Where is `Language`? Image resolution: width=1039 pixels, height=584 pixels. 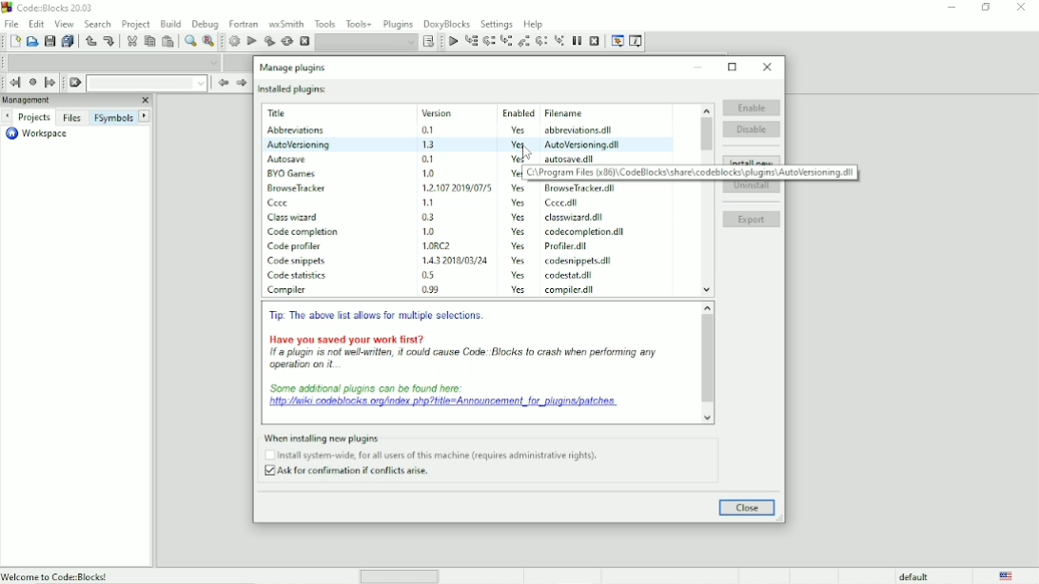
Language is located at coordinates (1008, 576).